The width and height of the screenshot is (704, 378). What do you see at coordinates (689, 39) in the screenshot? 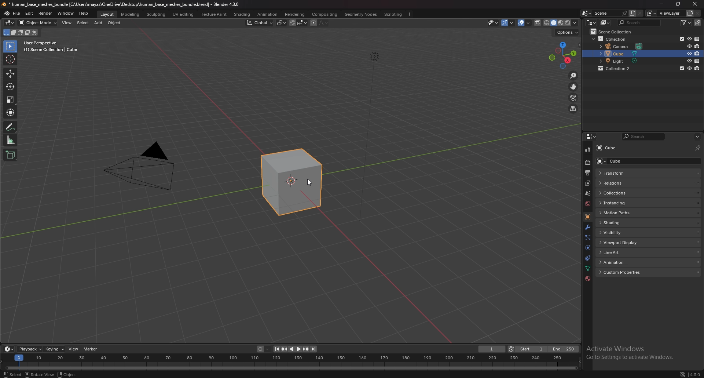
I see `hide in viewport` at bounding box center [689, 39].